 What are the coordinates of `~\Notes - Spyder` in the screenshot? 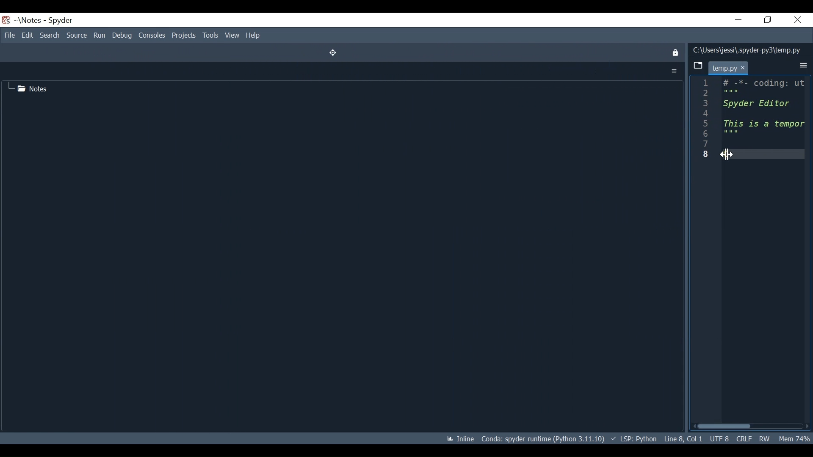 It's located at (44, 20).